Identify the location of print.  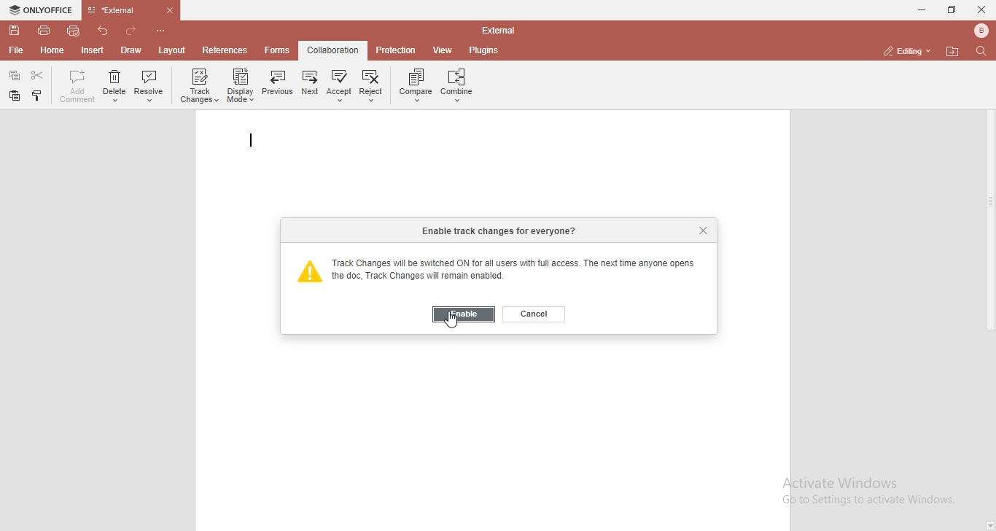
(44, 32).